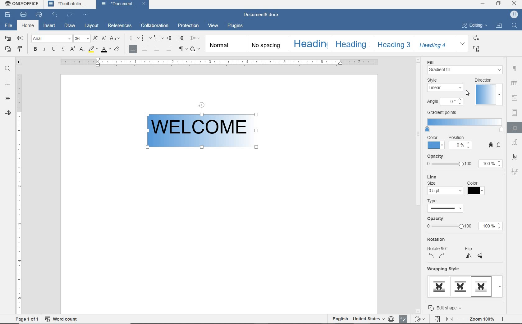 The width and height of the screenshot is (522, 324). Describe the element at coordinates (444, 268) in the screenshot. I see `Wrapping style` at that location.